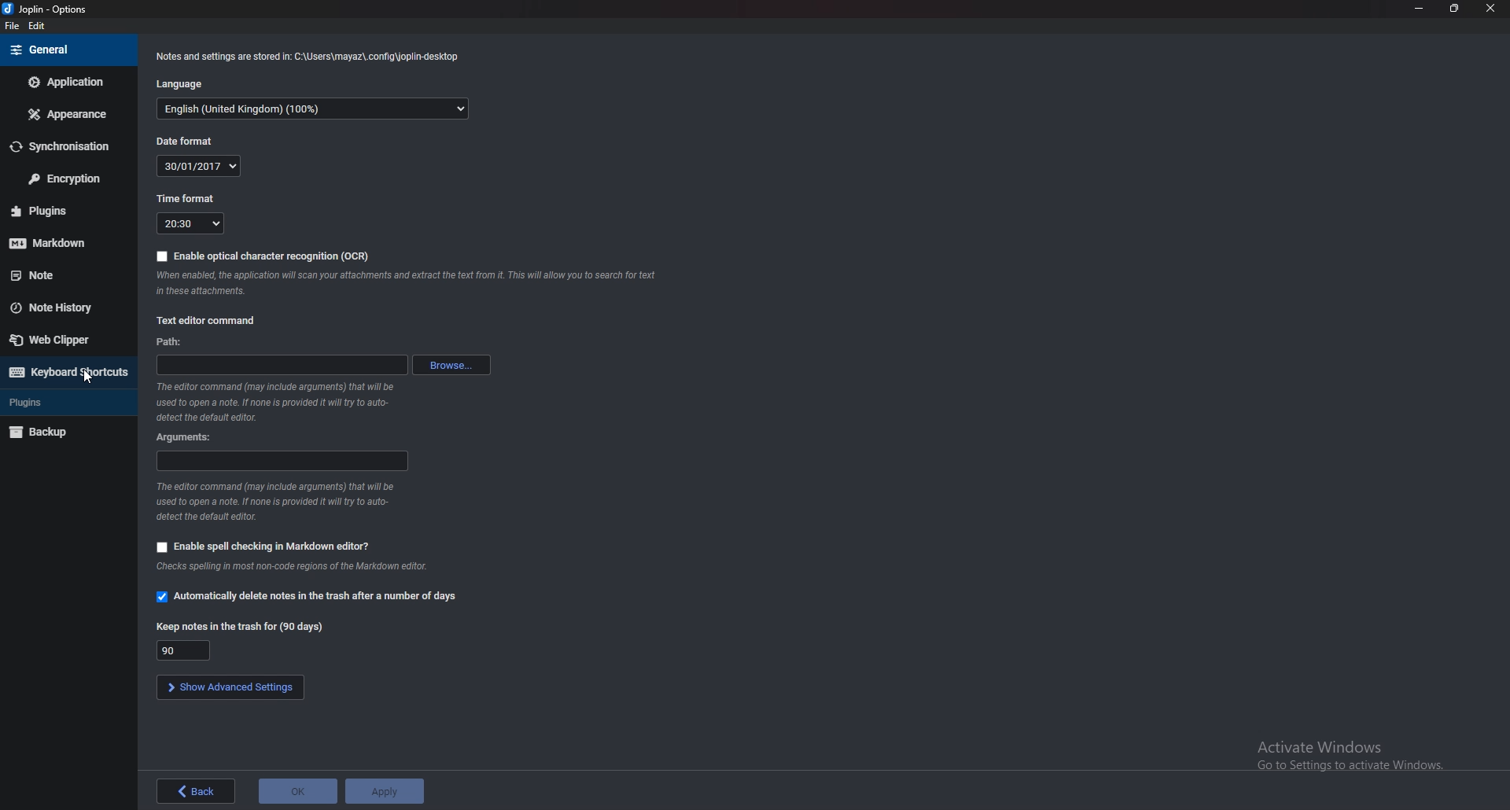  Describe the element at coordinates (66, 340) in the screenshot. I see `Web Clipper` at that location.